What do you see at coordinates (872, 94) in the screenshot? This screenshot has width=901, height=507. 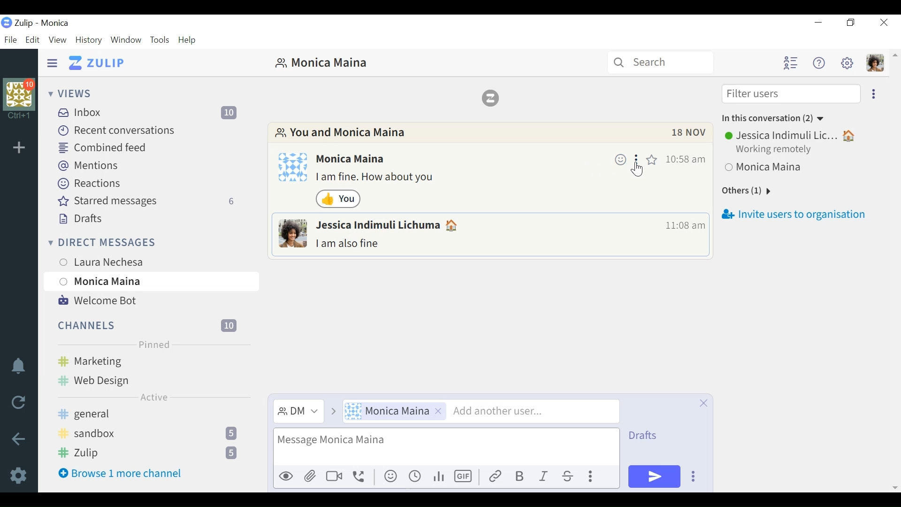 I see `Ellipsis` at bounding box center [872, 94].